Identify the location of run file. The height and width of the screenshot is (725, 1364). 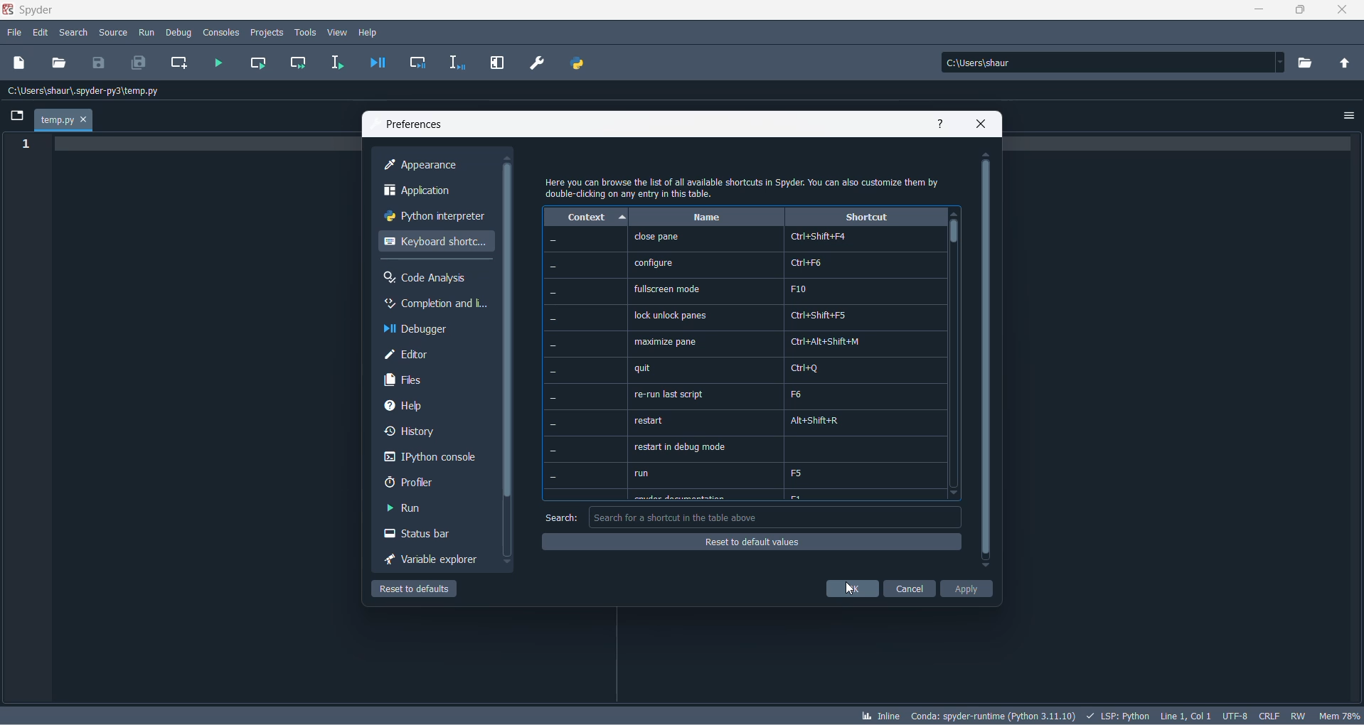
(219, 63).